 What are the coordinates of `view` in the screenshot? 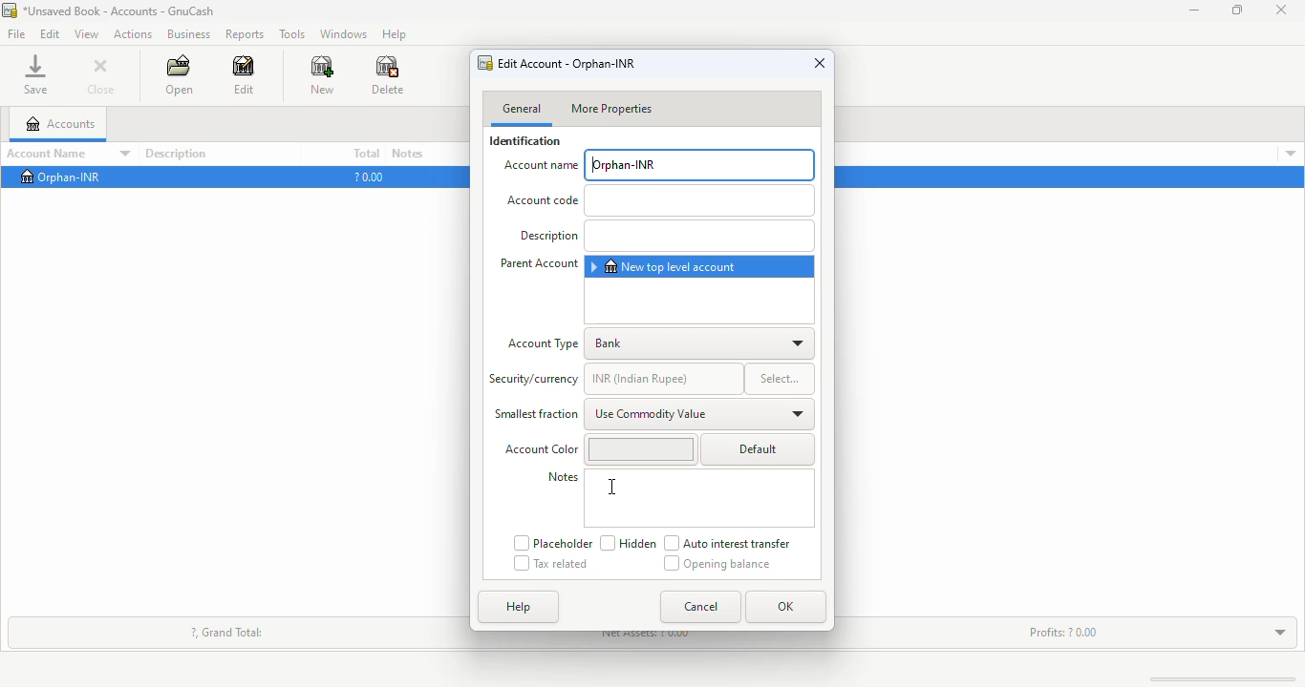 It's located at (86, 34).